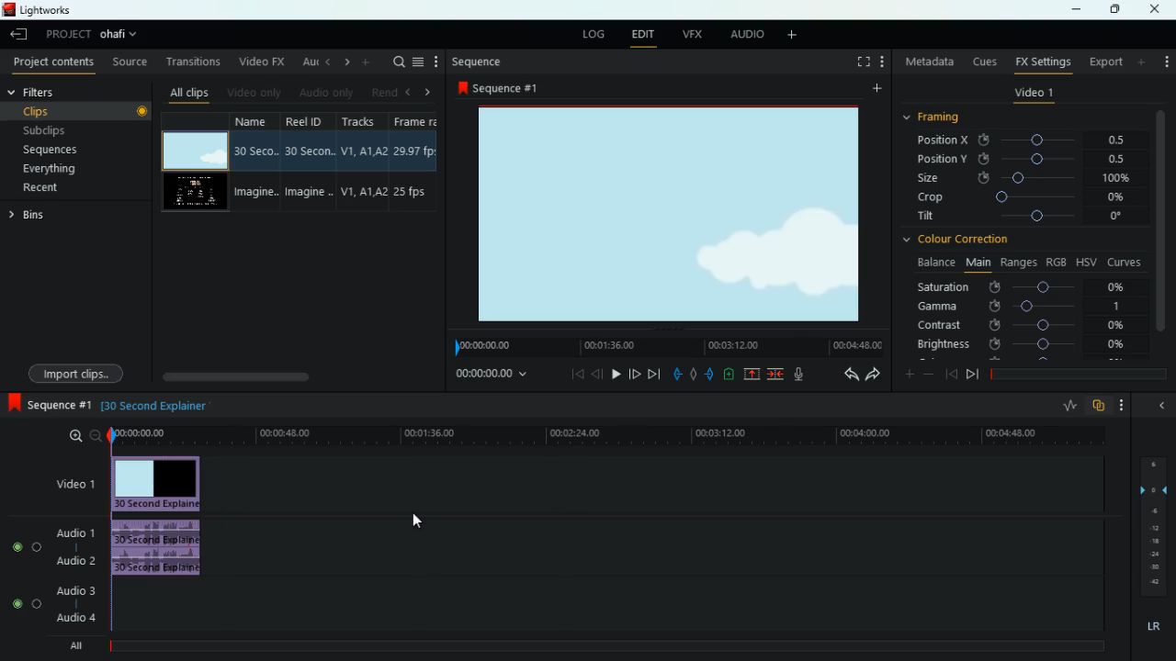 The image size is (1176, 661). What do you see at coordinates (1150, 555) in the screenshot?
I see `-24 (layer)` at bounding box center [1150, 555].